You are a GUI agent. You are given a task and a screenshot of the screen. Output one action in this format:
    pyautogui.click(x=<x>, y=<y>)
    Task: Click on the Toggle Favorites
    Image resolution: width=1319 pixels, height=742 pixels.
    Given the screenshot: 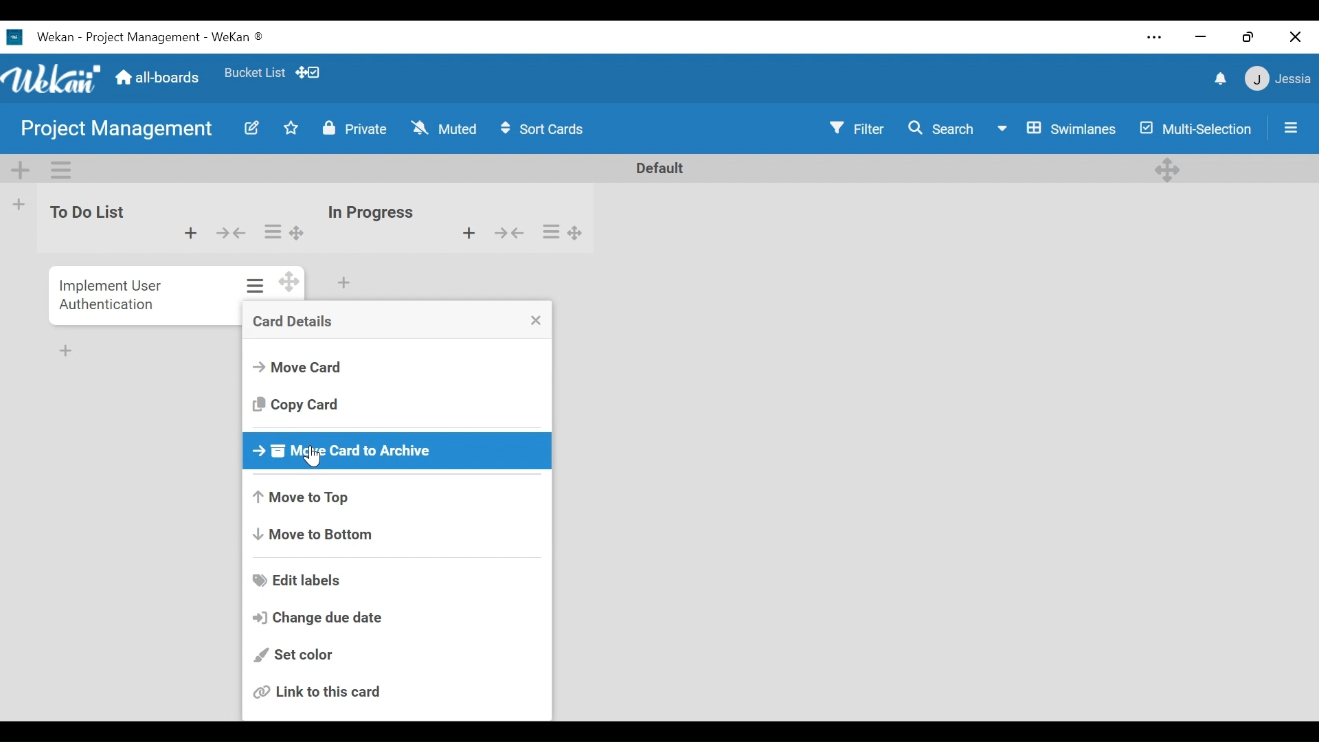 What is the action you would take?
    pyautogui.click(x=291, y=128)
    